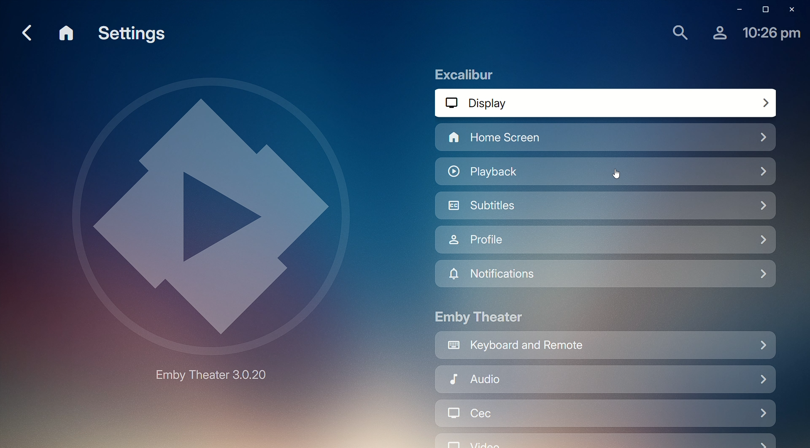  What do you see at coordinates (605, 416) in the screenshot?
I see `CEC` at bounding box center [605, 416].